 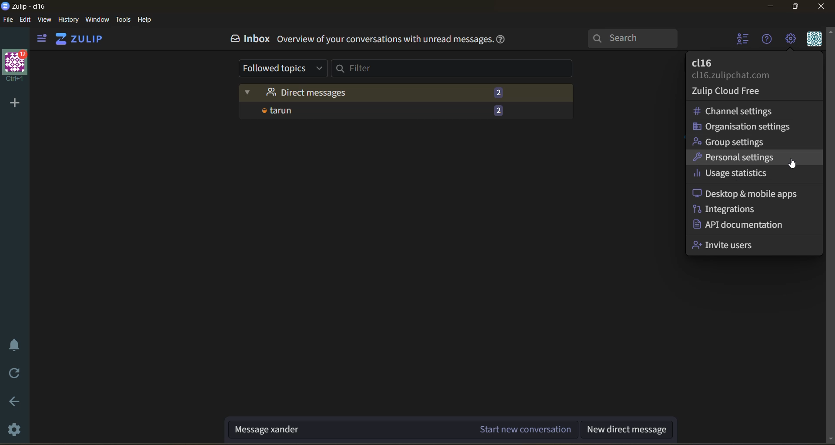 I want to click on integrations, so click(x=723, y=209).